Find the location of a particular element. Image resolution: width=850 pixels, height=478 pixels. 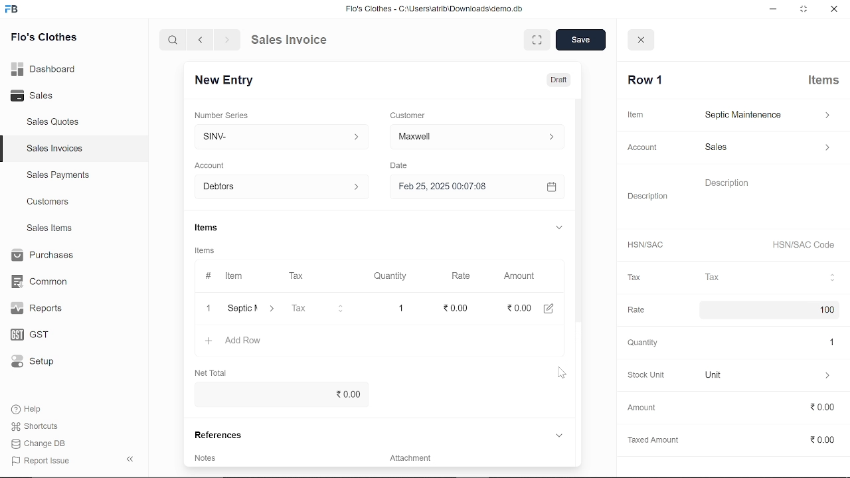

+ Add Row is located at coordinates (237, 341).